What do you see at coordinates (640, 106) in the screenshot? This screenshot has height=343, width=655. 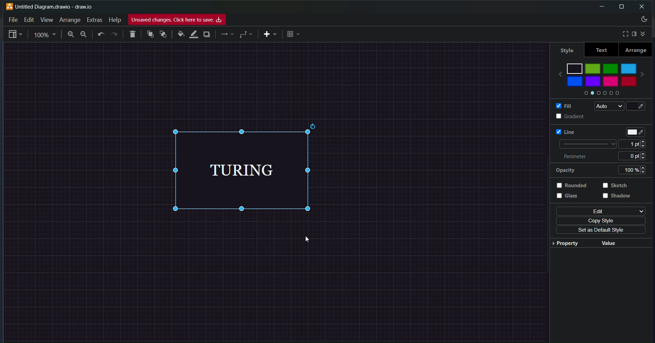 I see `fill color` at bounding box center [640, 106].